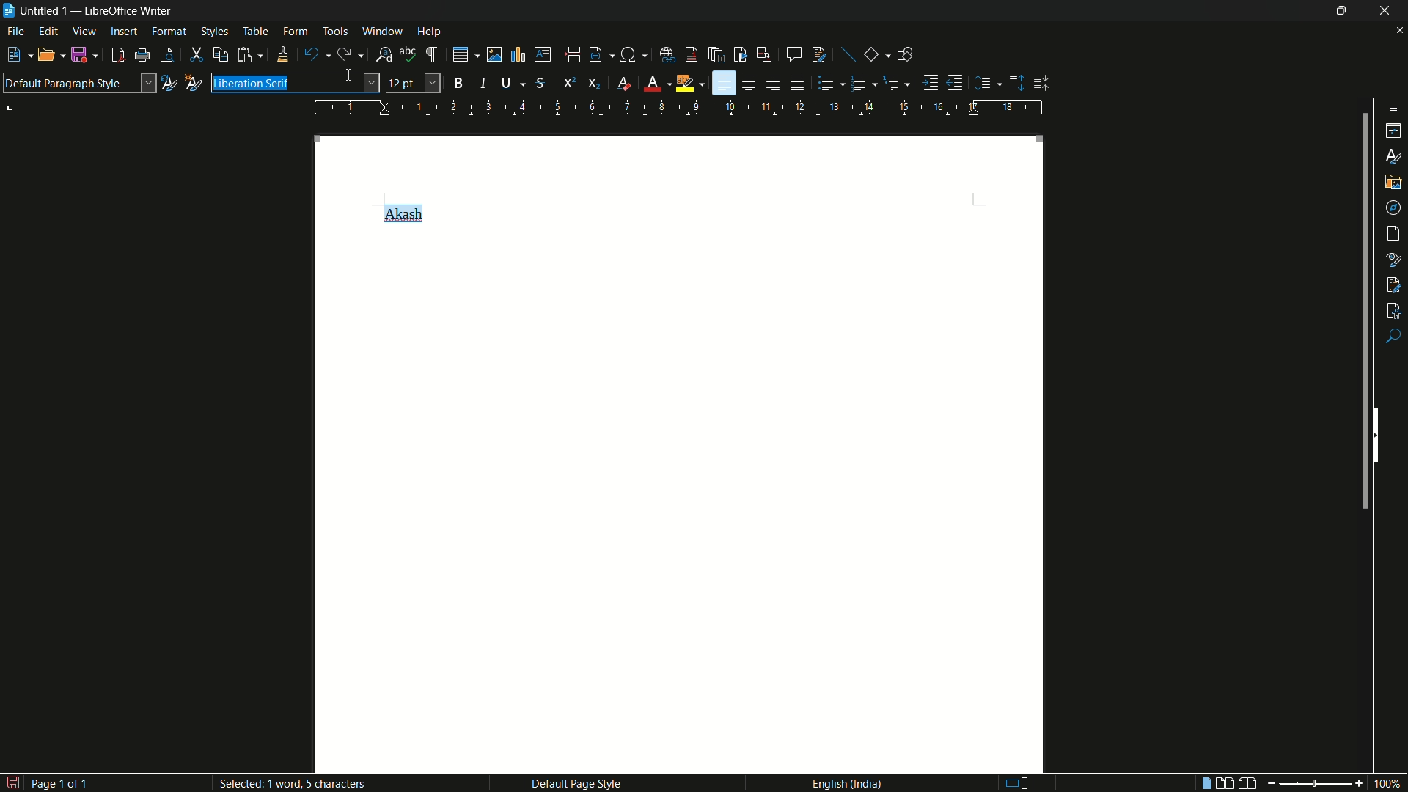 The height and width of the screenshot is (792, 1408). What do you see at coordinates (143, 56) in the screenshot?
I see `printer` at bounding box center [143, 56].